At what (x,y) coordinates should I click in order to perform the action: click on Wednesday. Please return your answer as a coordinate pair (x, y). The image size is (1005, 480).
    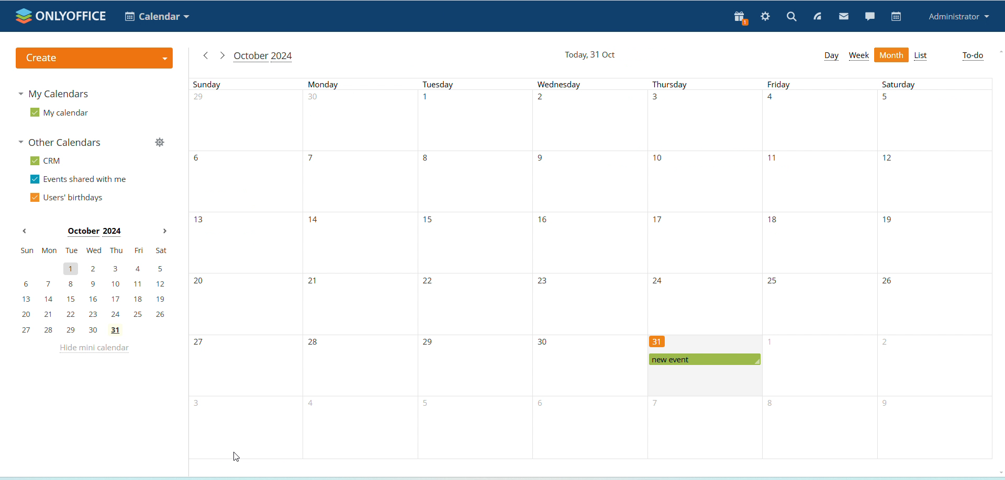
    Looking at the image, I should click on (587, 269).